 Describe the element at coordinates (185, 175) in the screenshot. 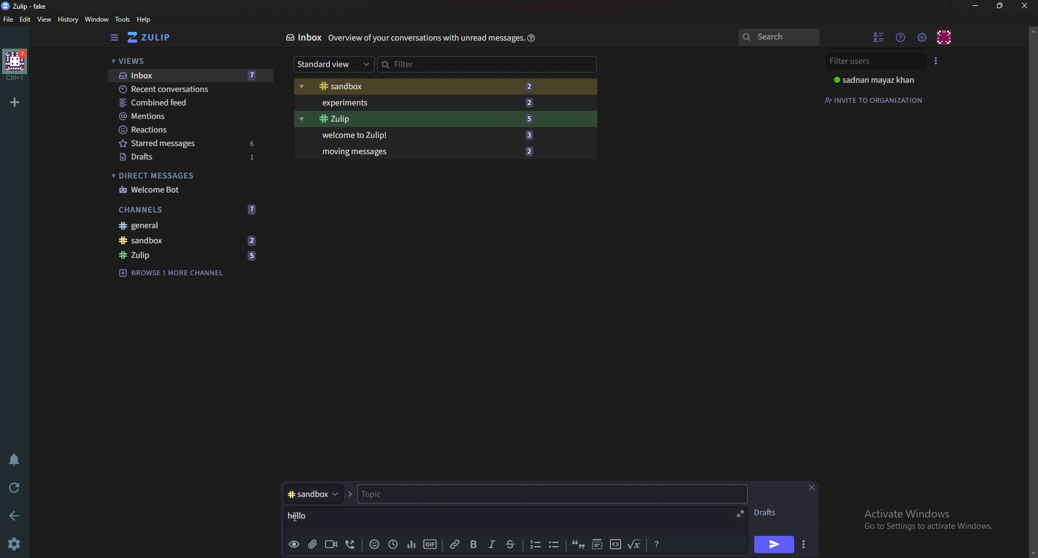

I see `Direct messages` at that location.